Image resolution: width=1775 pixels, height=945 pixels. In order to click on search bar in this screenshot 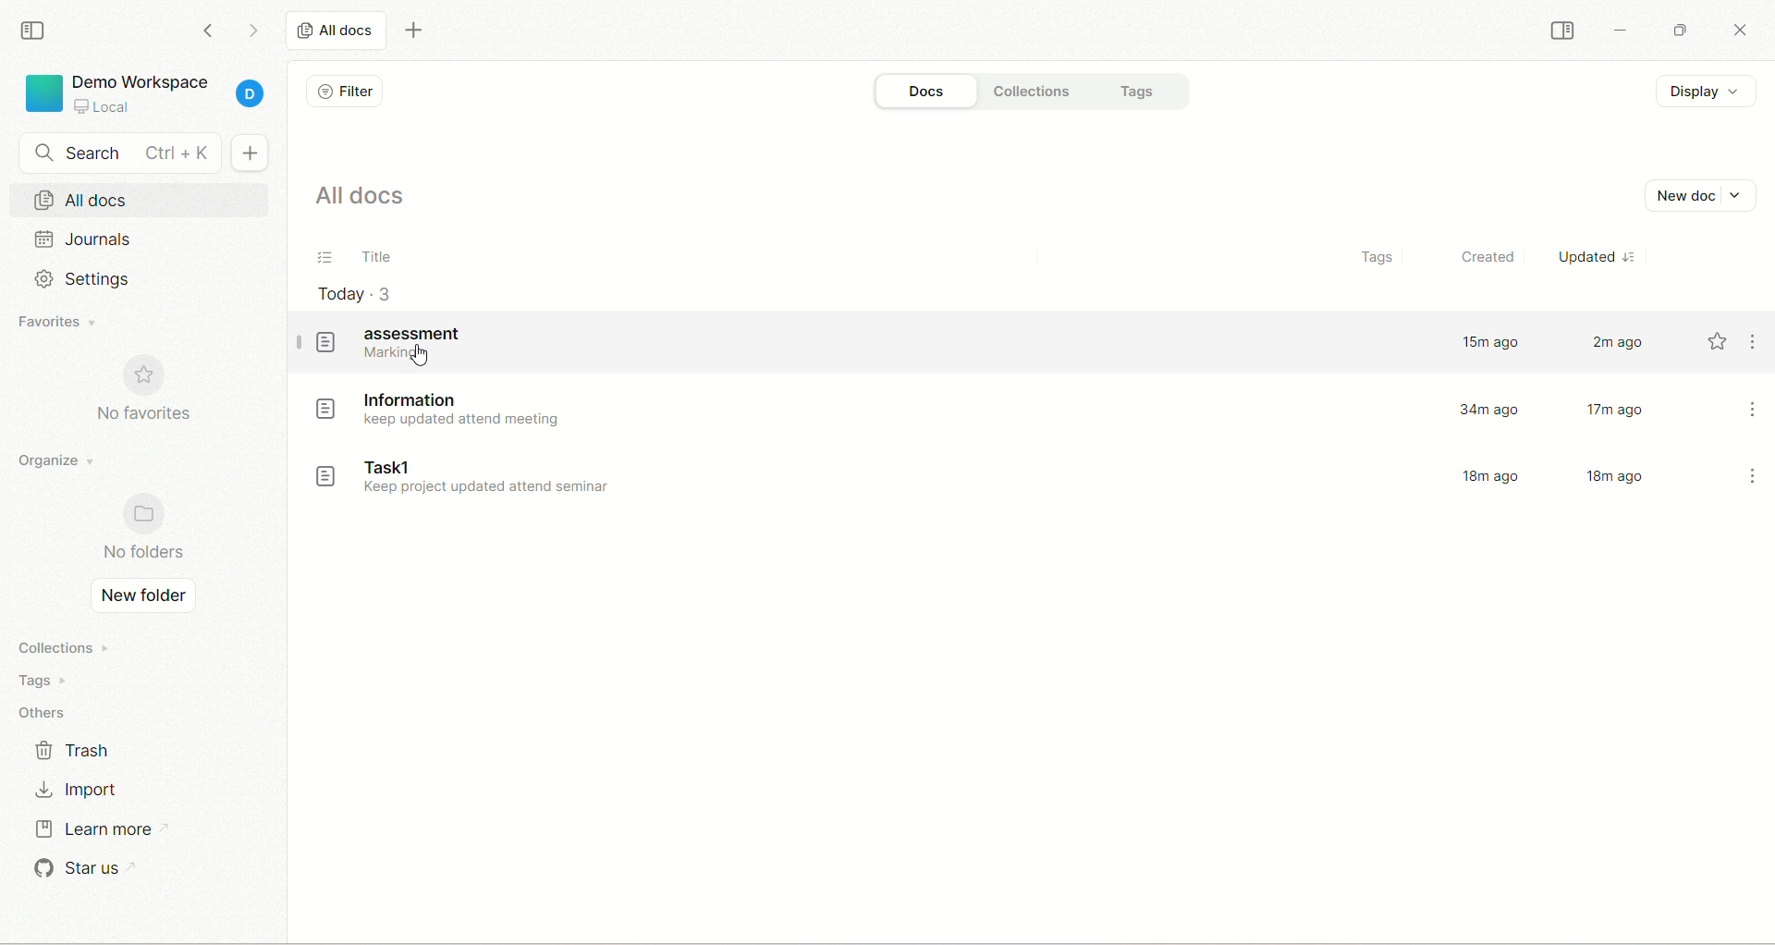, I will do `click(119, 152)`.